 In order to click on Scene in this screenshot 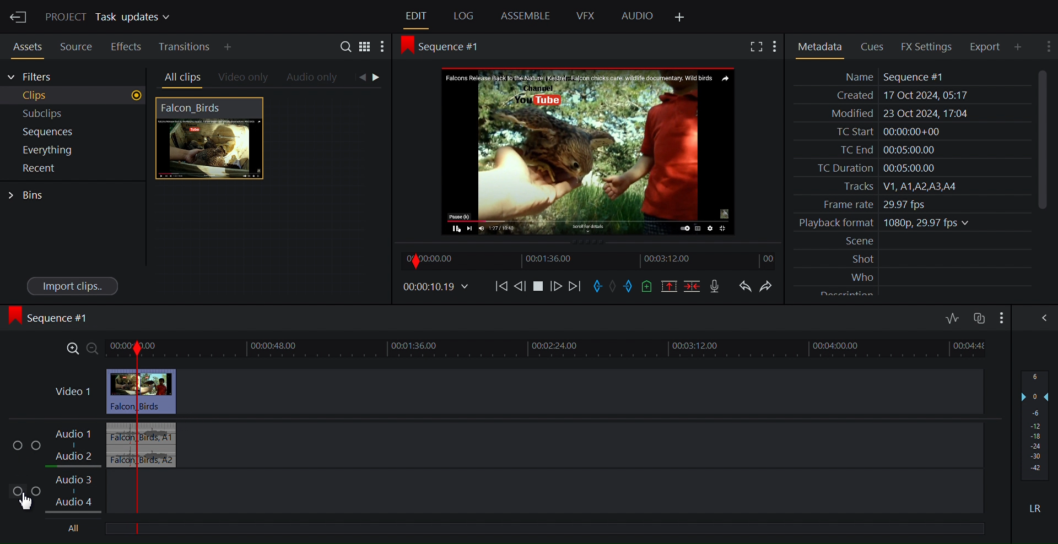, I will do `click(914, 241)`.